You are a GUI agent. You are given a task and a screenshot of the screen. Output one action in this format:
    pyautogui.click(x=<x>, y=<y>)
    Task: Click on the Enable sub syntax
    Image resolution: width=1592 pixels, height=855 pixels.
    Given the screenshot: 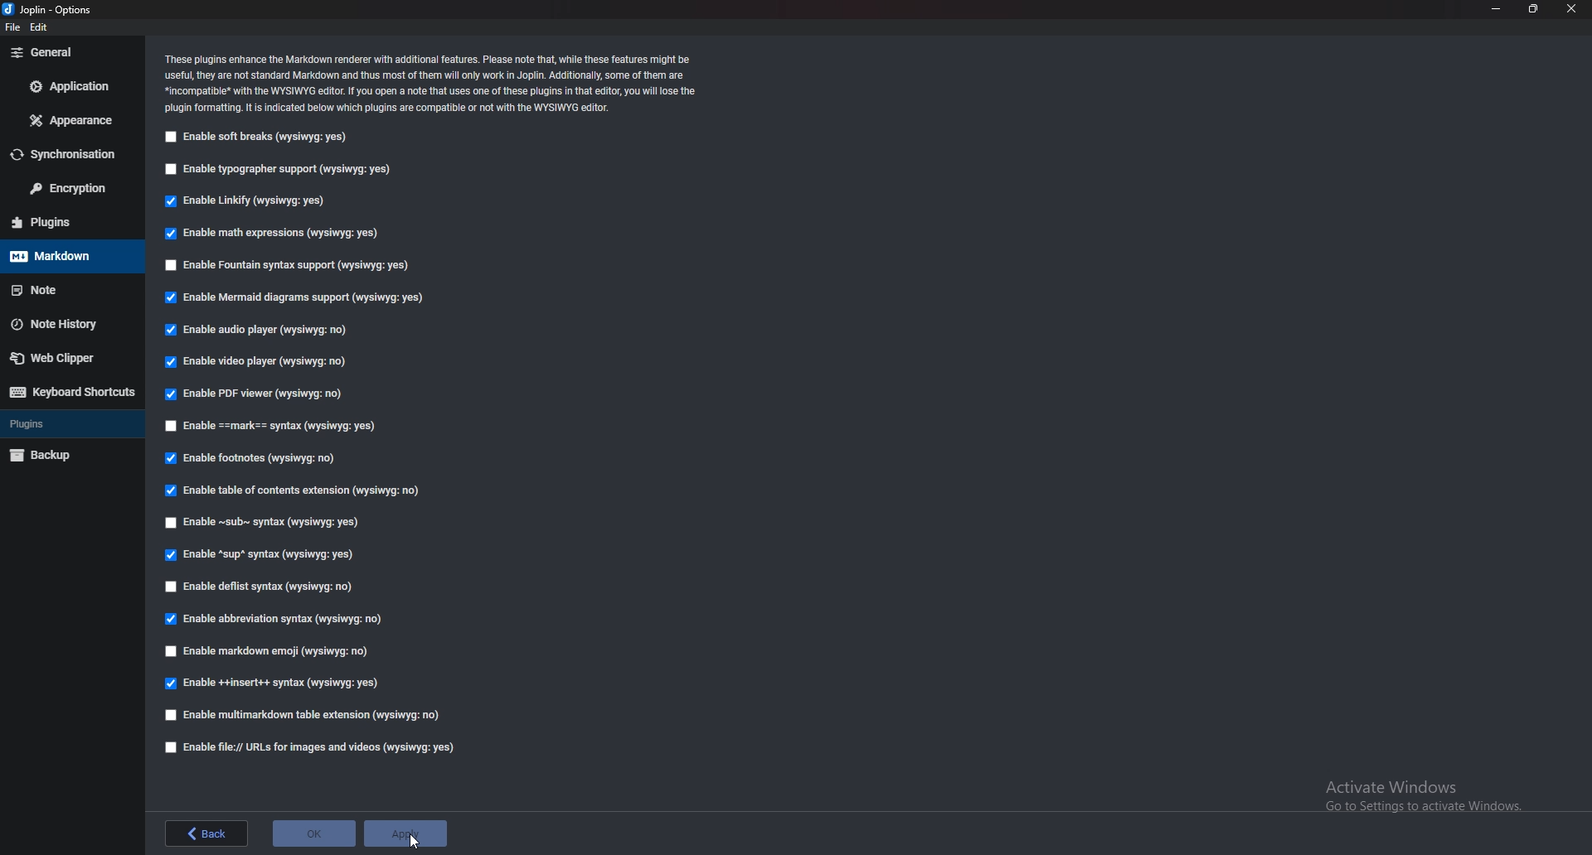 What is the action you would take?
    pyautogui.click(x=266, y=524)
    